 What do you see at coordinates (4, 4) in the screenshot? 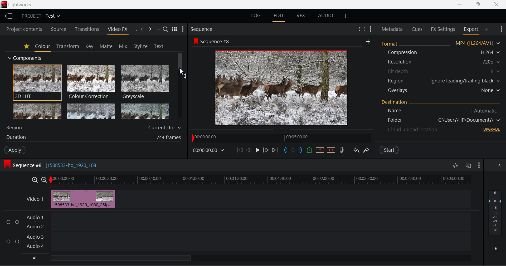
I see `logo` at bounding box center [4, 4].